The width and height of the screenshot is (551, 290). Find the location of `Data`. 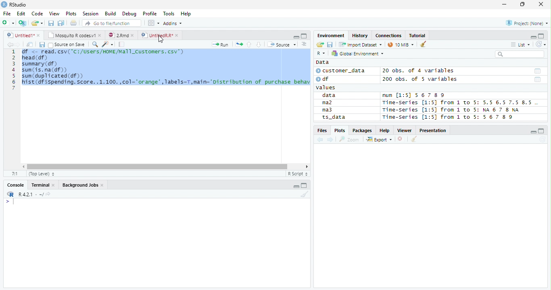

Data is located at coordinates (322, 62).